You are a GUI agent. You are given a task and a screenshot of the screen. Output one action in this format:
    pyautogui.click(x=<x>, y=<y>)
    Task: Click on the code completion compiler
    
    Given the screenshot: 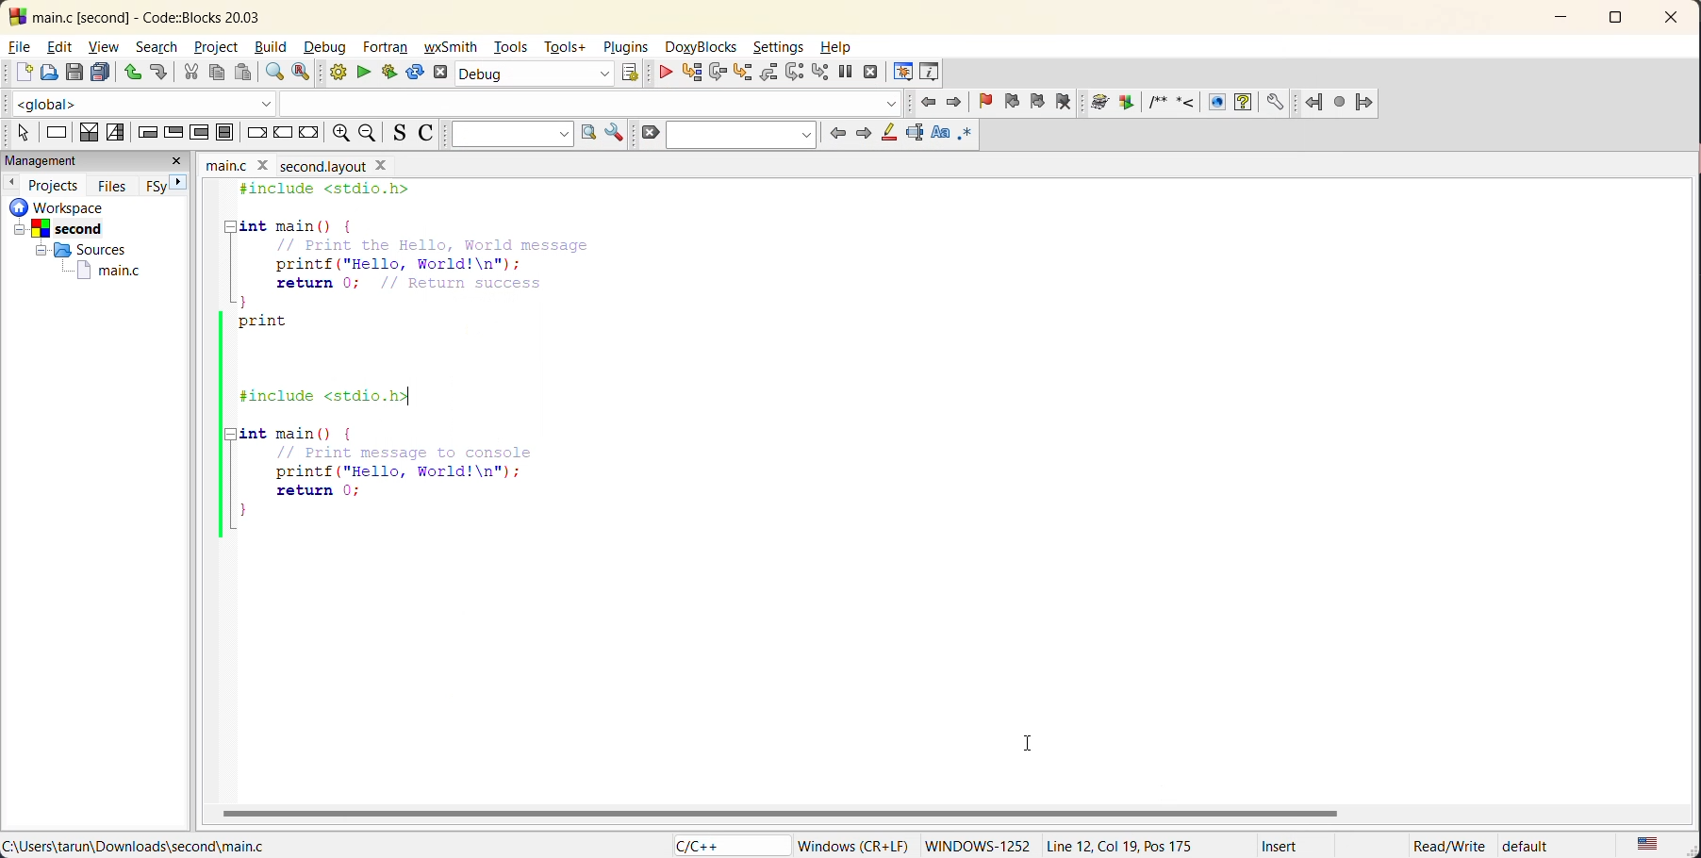 What is the action you would take?
    pyautogui.click(x=455, y=103)
    